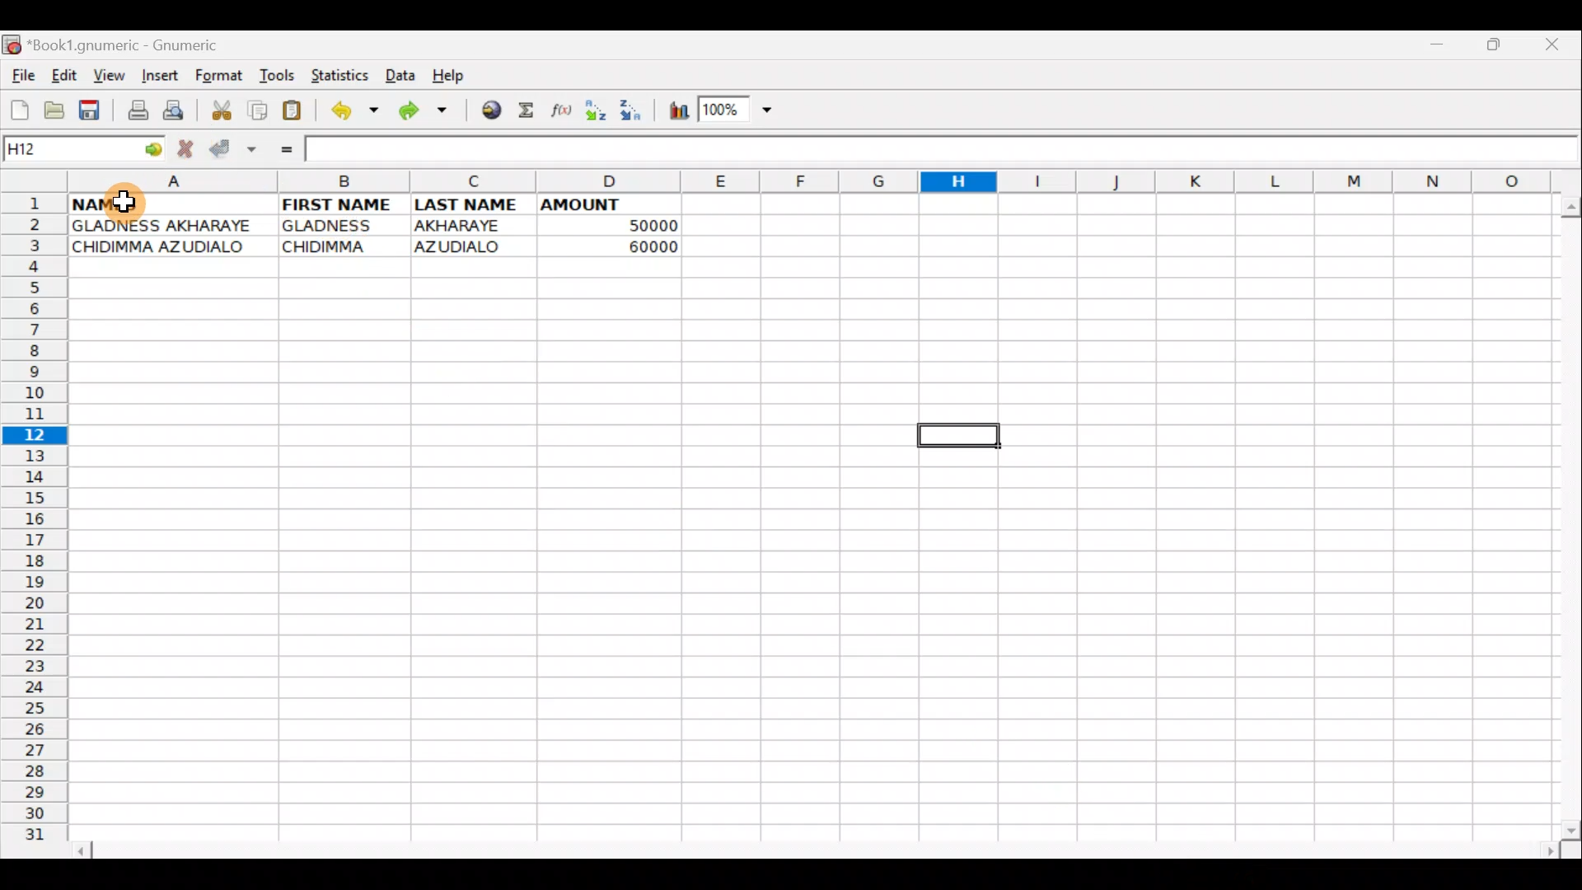 The height and width of the screenshot is (890, 1582). What do you see at coordinates (21, 110) in the screenshot?
I see `Create a new workbook` at bounding box center [21, 110].